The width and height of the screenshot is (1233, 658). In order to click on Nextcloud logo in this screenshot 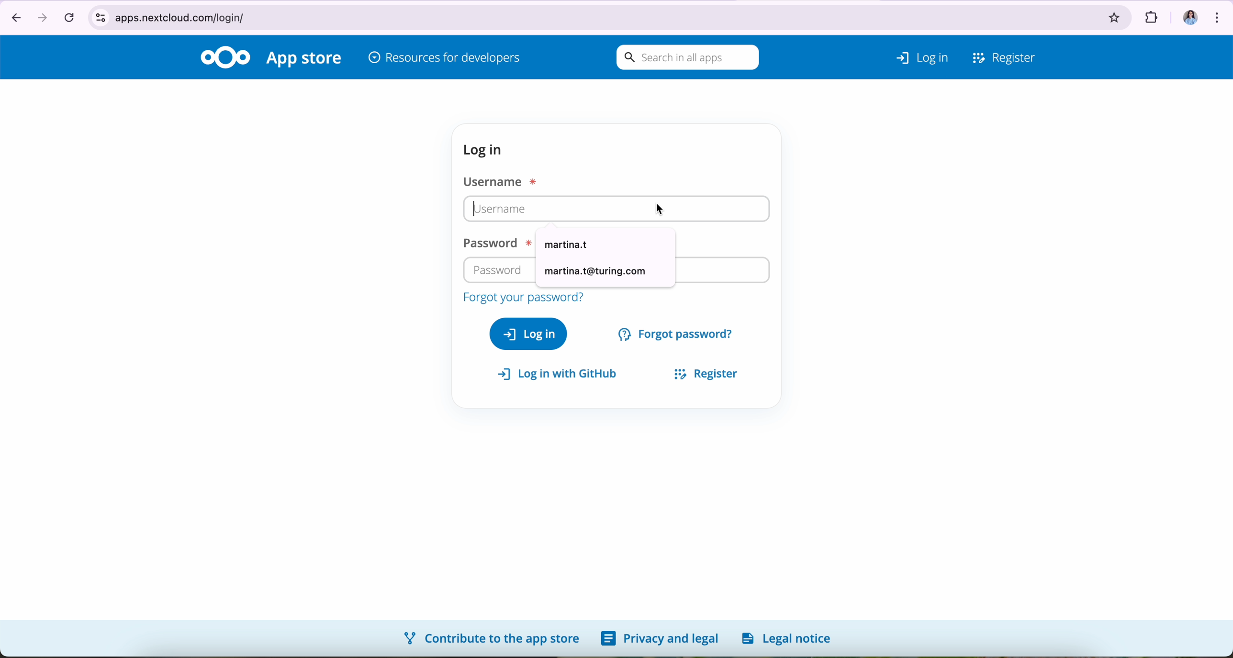, I will do `click(225, 56)`.